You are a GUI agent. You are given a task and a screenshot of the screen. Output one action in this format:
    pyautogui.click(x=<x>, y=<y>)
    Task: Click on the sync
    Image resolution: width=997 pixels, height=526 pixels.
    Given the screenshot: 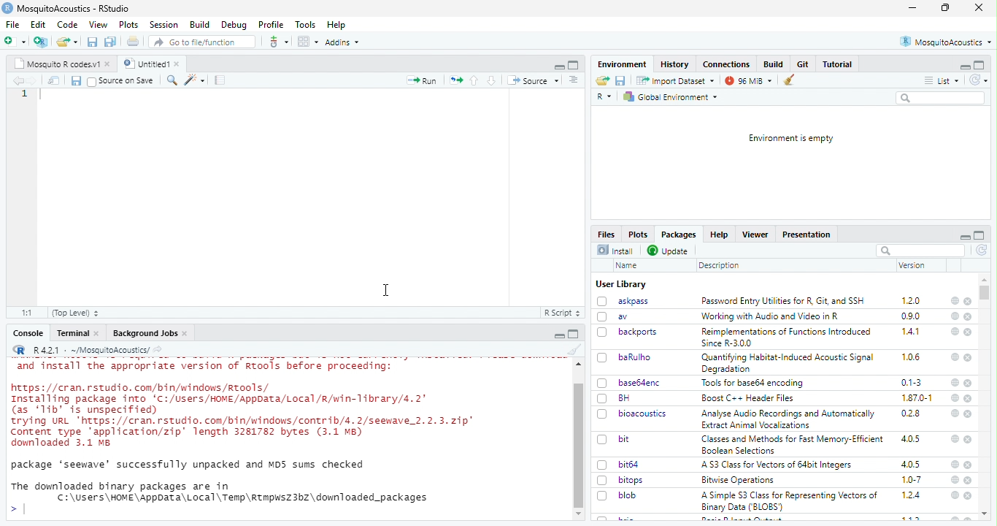 What is the action you would take?
    pyautogui.click(x=978, y=80)
    